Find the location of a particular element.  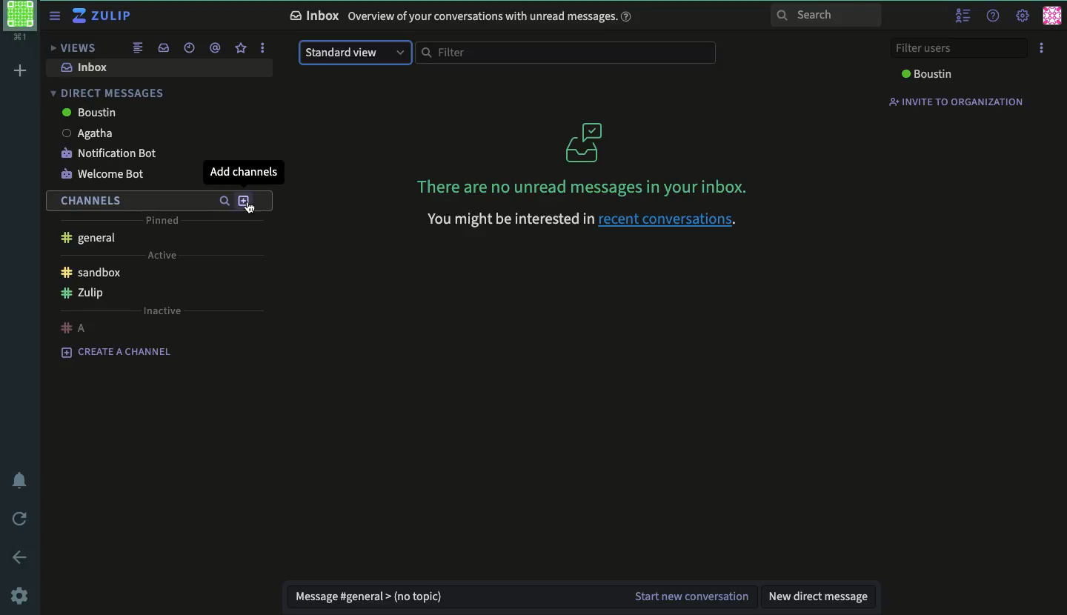

‘You might be interested in recent conversations. is located at coordinates (583, 221).